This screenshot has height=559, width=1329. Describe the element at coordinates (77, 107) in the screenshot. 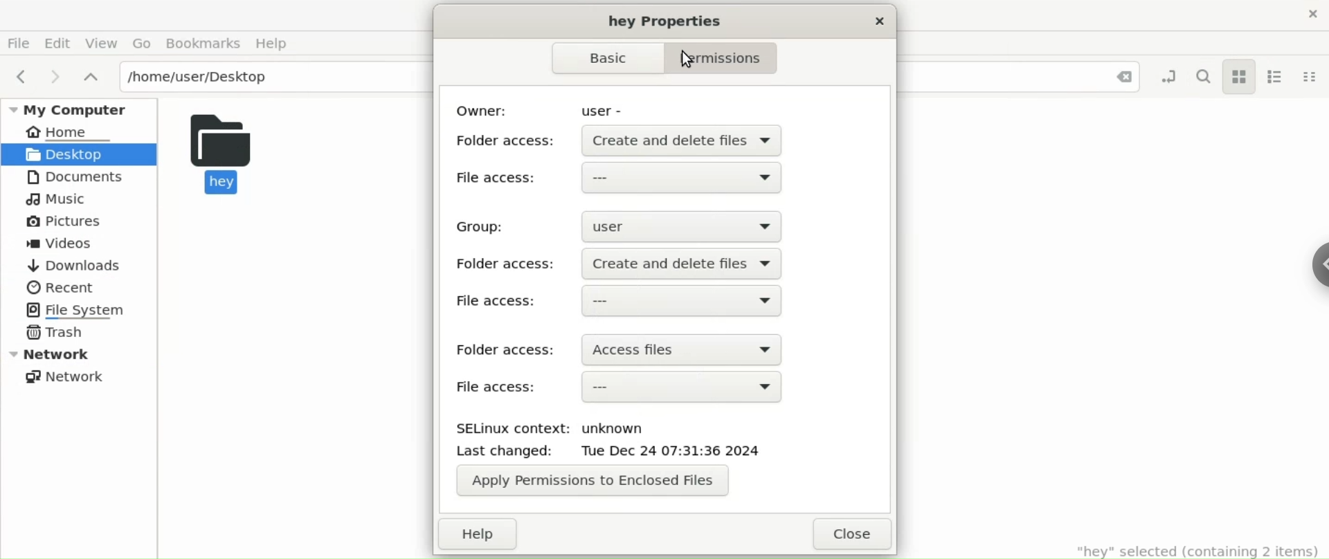

I see `My Computer` at that location.